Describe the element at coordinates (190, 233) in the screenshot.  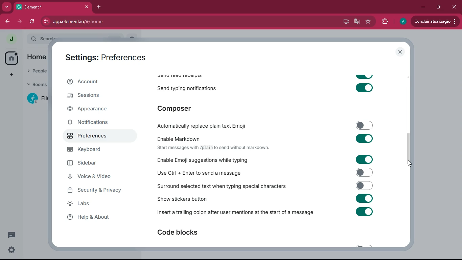
I see `code blocks` at that location.